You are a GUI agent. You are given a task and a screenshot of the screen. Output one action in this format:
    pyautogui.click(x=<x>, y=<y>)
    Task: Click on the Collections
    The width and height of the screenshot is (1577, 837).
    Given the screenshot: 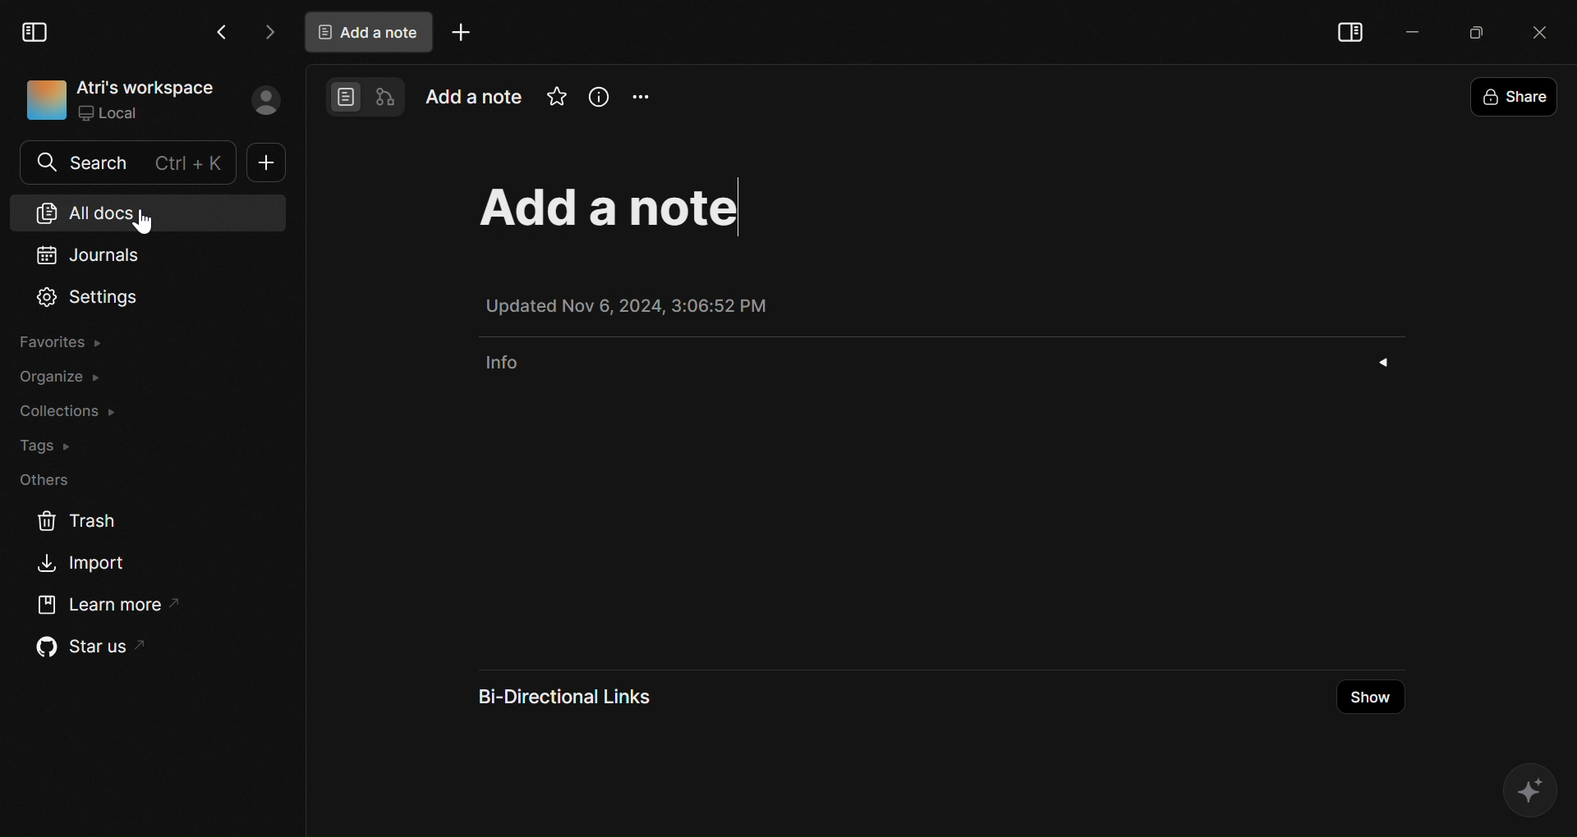 What is the action you would take?
    pyautogui.click(x=67, y=413)
    